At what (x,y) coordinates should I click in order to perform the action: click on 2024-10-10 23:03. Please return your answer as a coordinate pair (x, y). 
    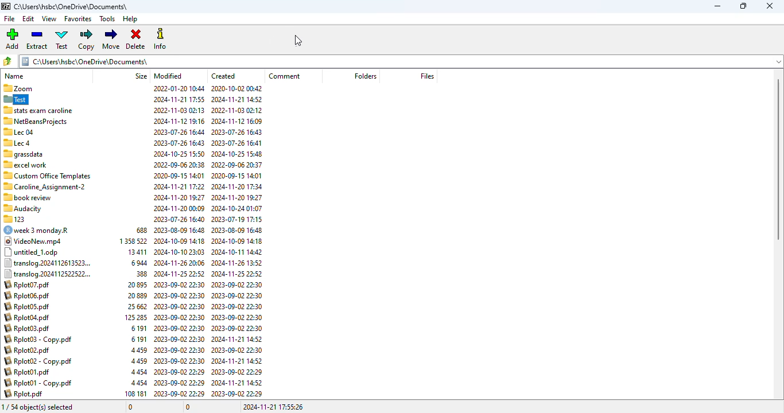
    Looking at the image, I should click on (180, 252).